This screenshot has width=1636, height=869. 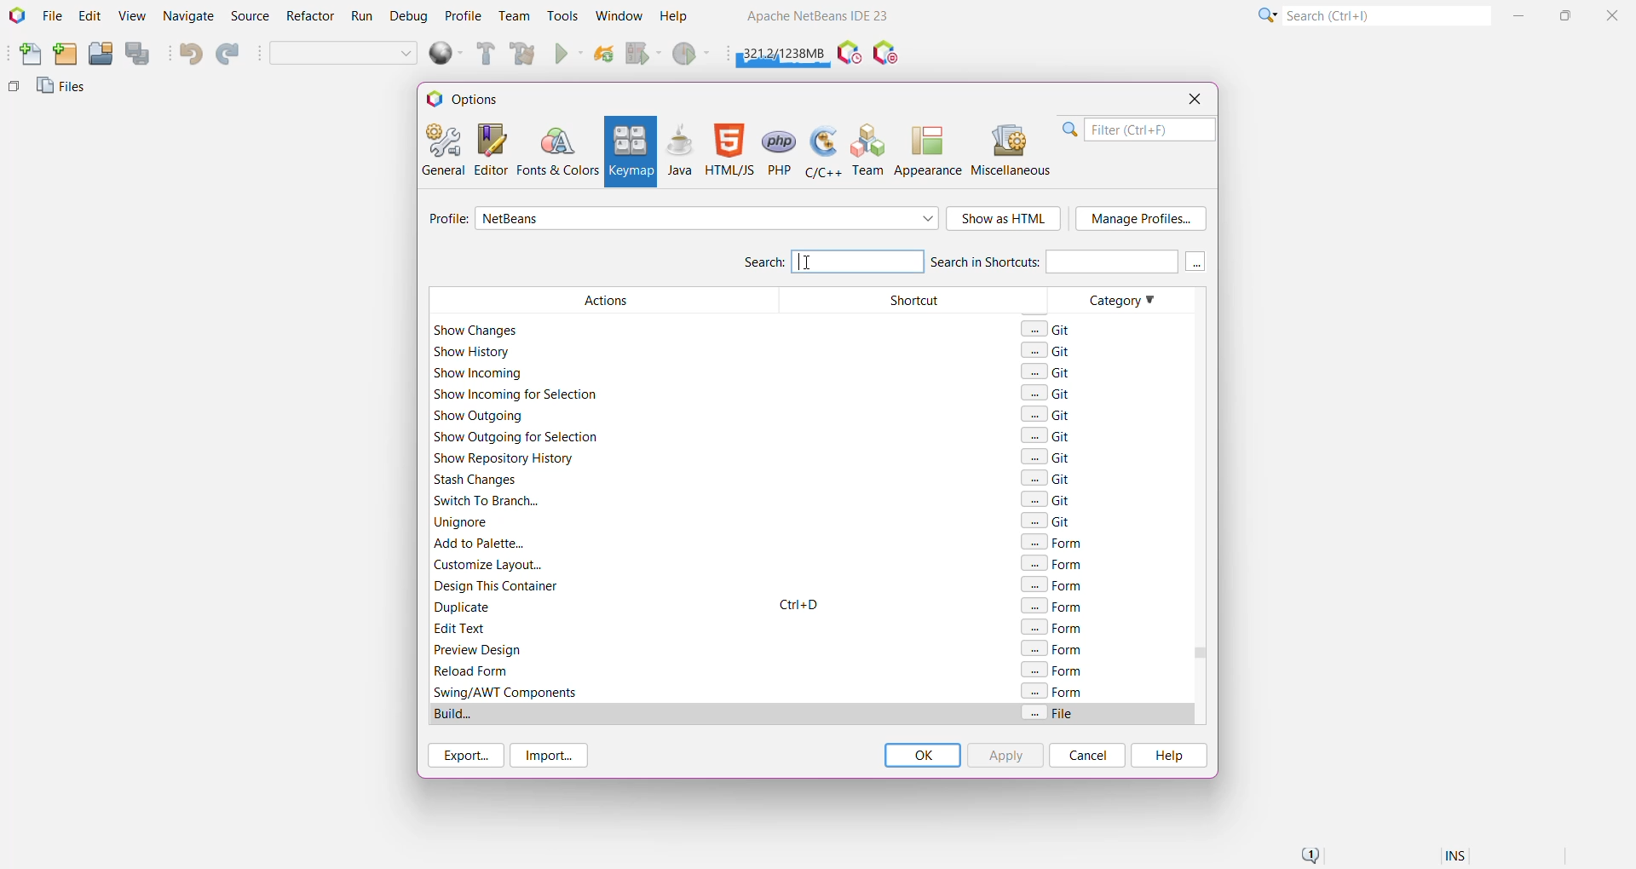 I want to click on Options, so click(x=470, y=98).